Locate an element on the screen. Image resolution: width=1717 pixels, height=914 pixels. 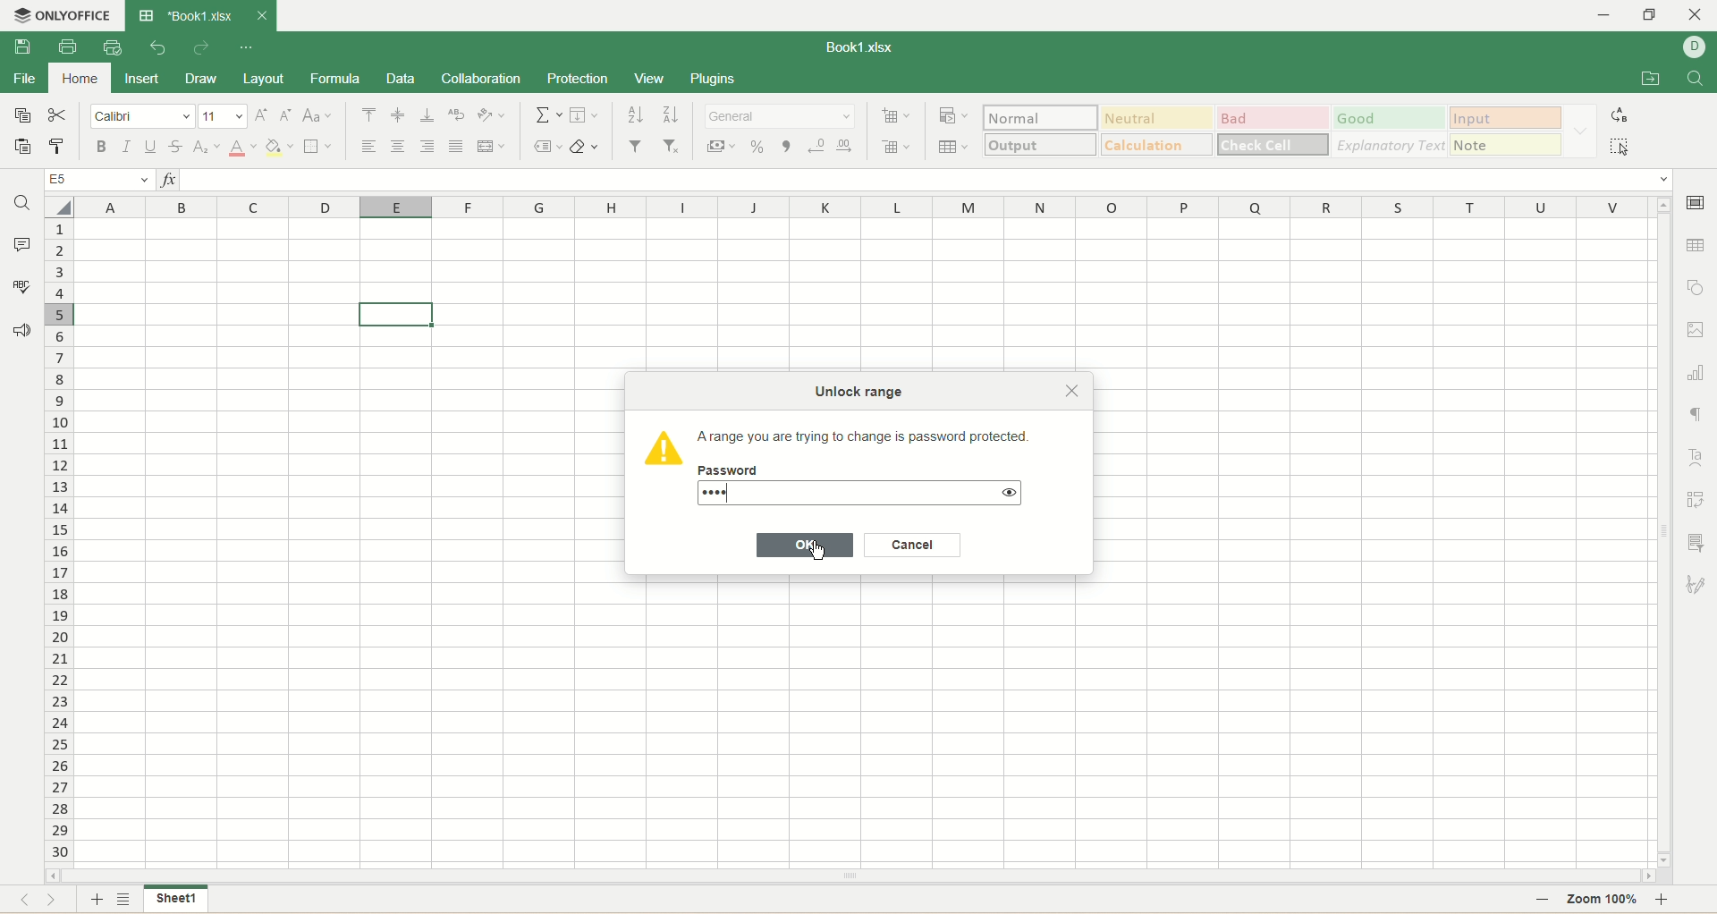
fill is located at coordinates (584, 114).